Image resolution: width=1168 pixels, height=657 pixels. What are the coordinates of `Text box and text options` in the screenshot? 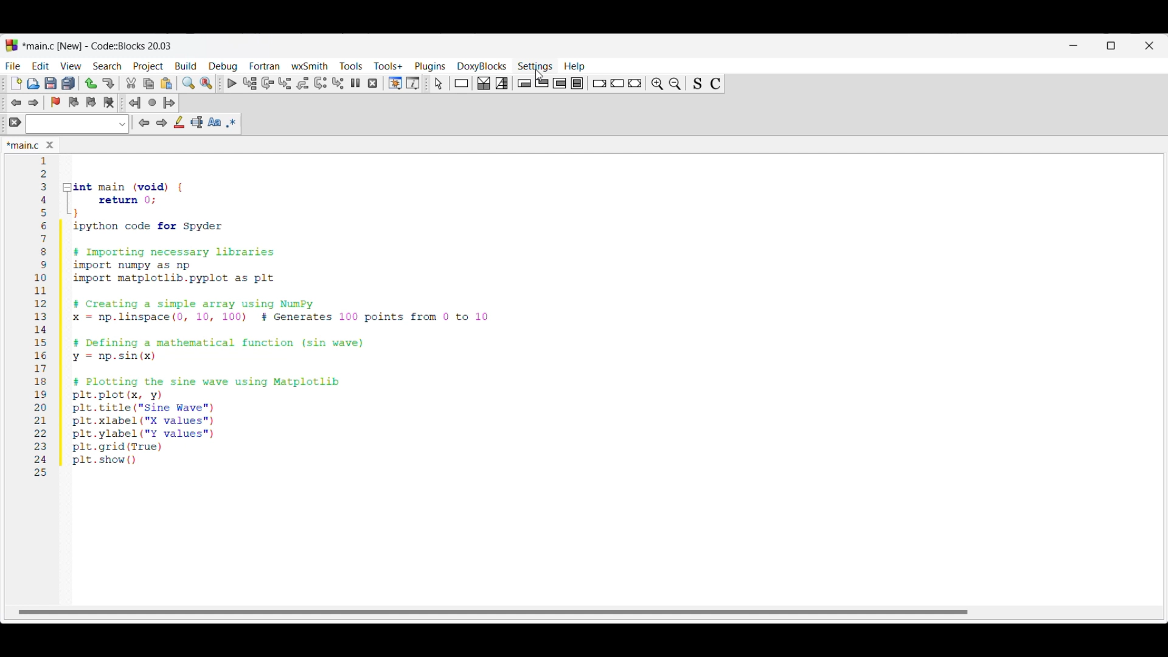 It's located at (77, 124).